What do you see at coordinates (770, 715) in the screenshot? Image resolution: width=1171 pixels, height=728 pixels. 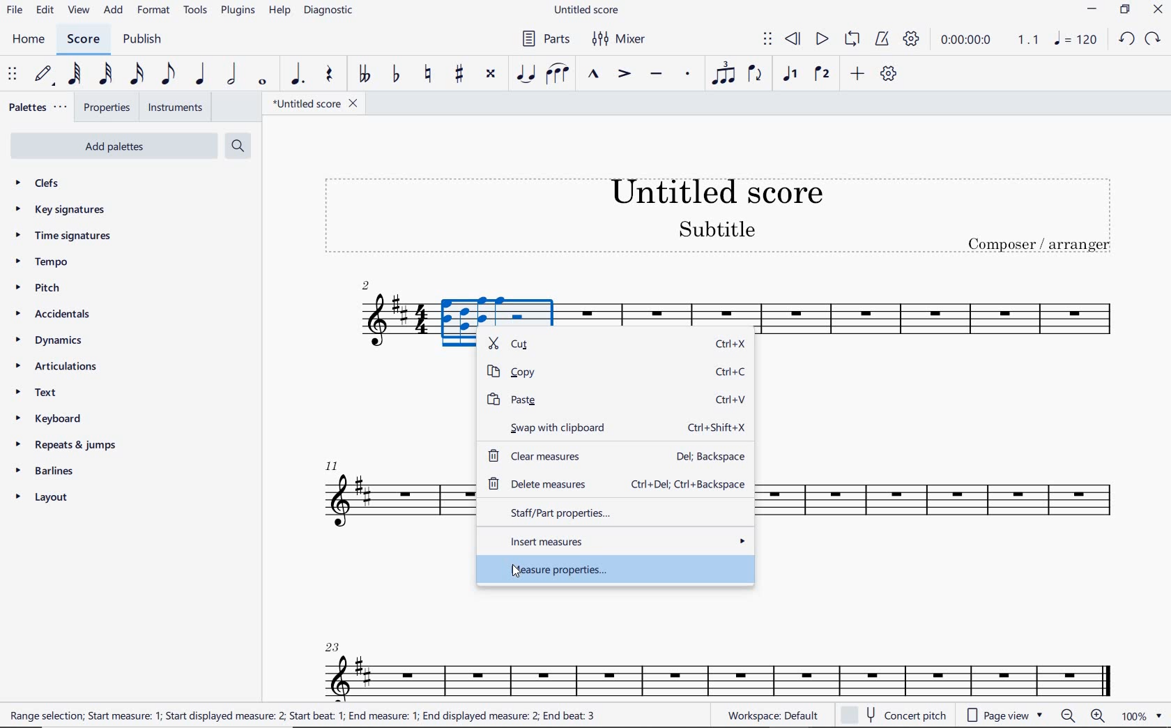 I see `WORKSPACE: DEFAULT` at bounding box center [770, 715].